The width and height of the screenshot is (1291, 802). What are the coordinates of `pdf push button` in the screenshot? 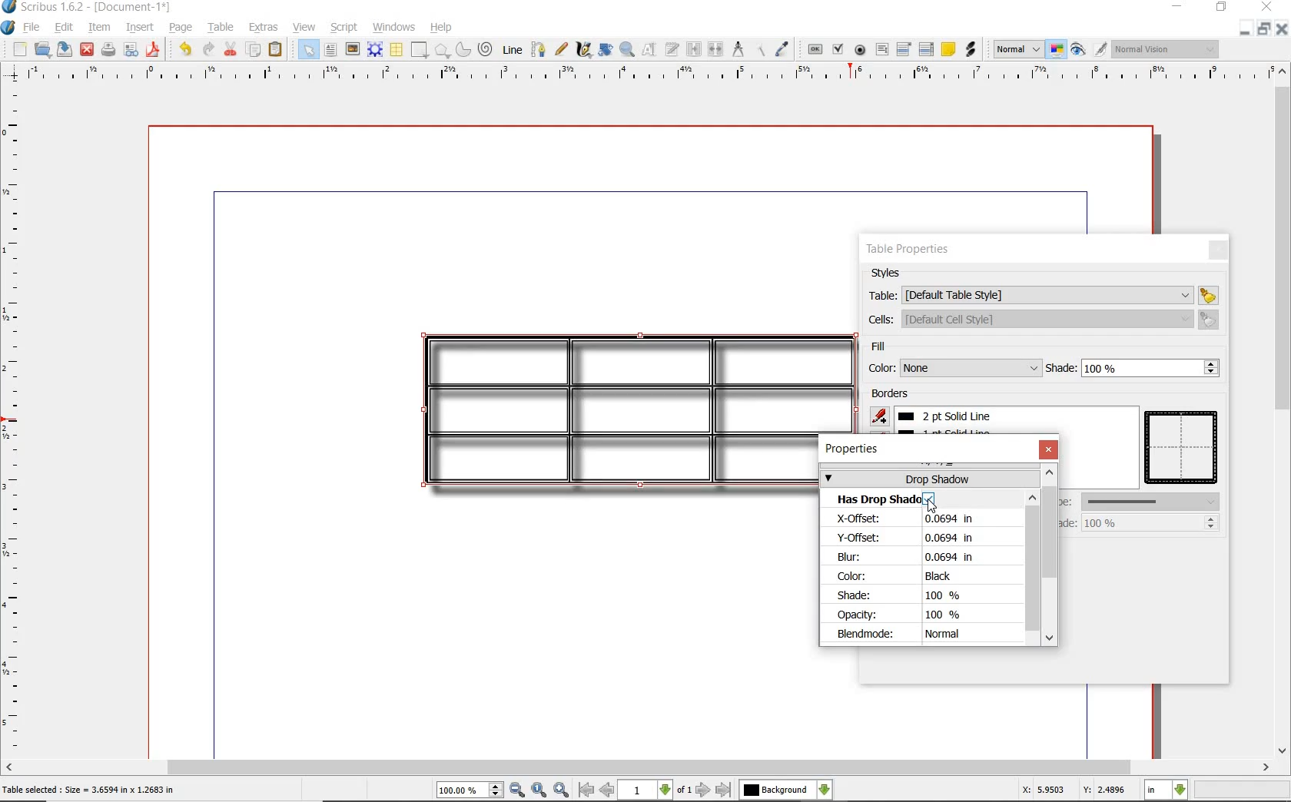 It's located at (815, 50).